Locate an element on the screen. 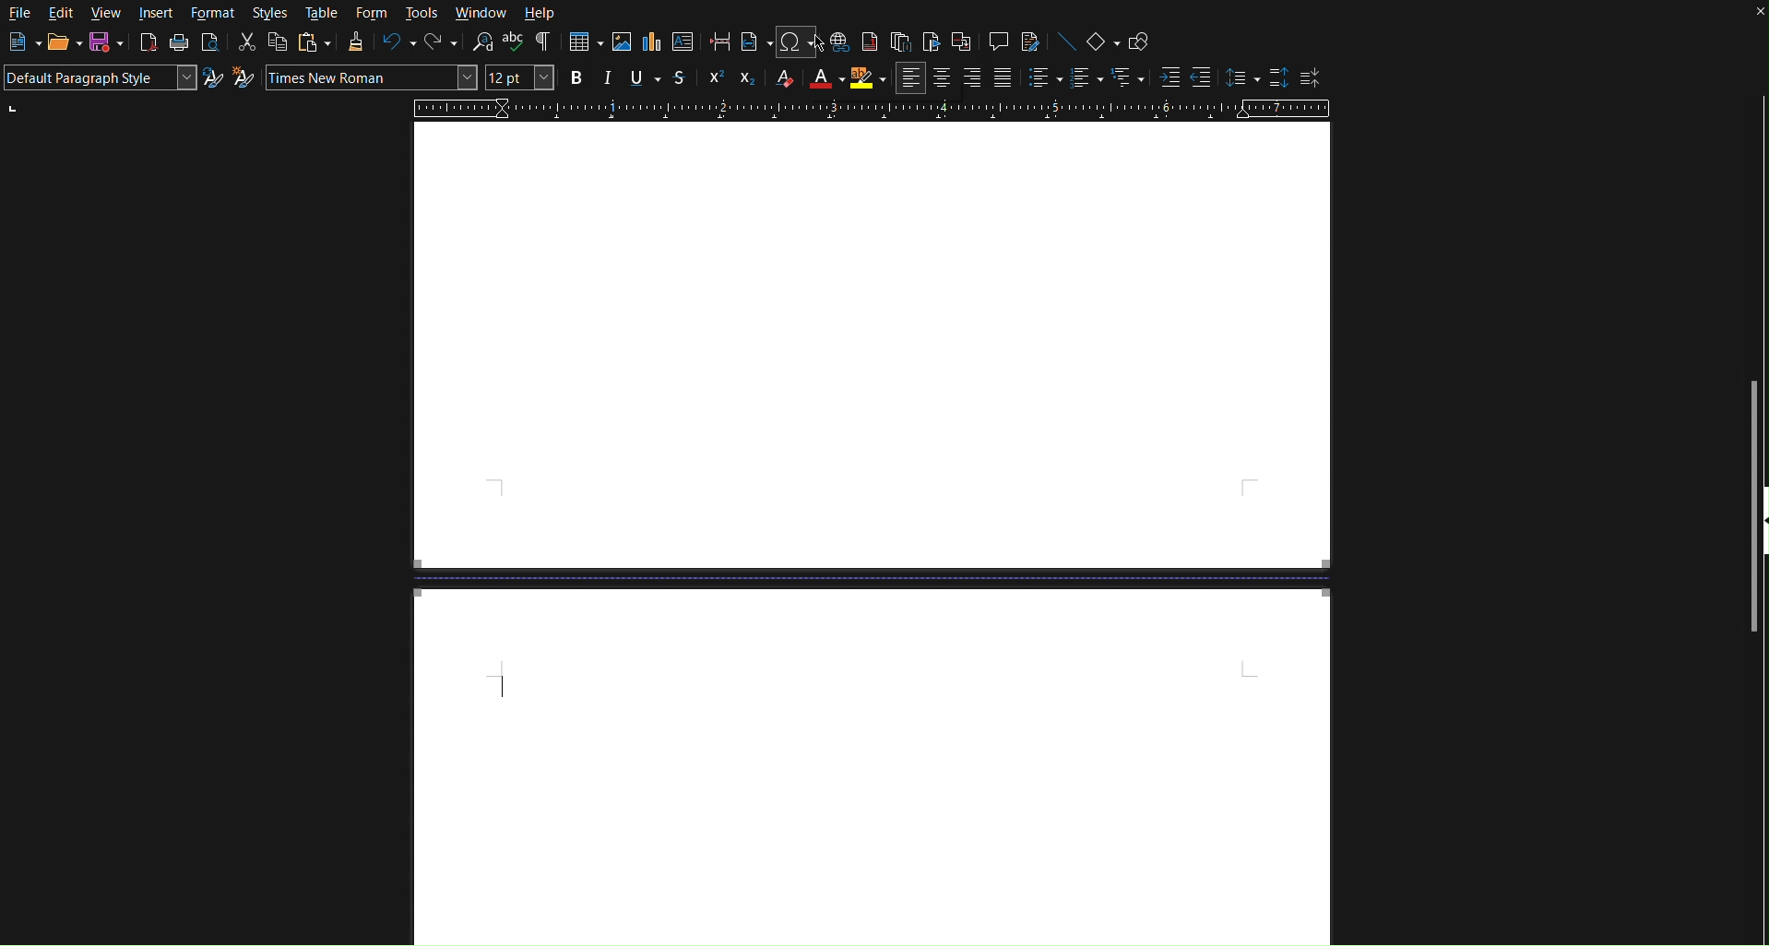 This screenshot has height=946, width=1769. Form is located at coordinates (369, 13).